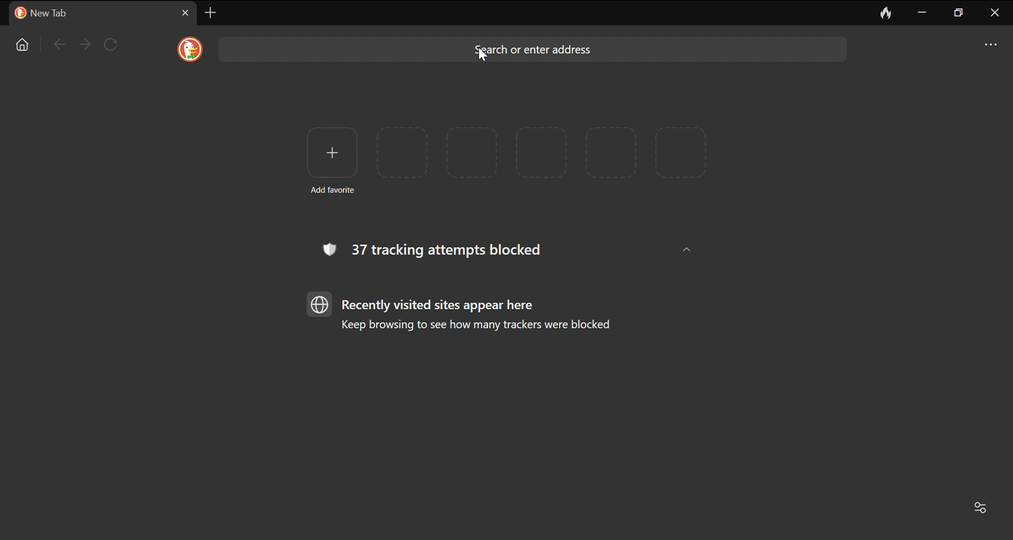  I want to click on Add favorite, so click(332, 159).